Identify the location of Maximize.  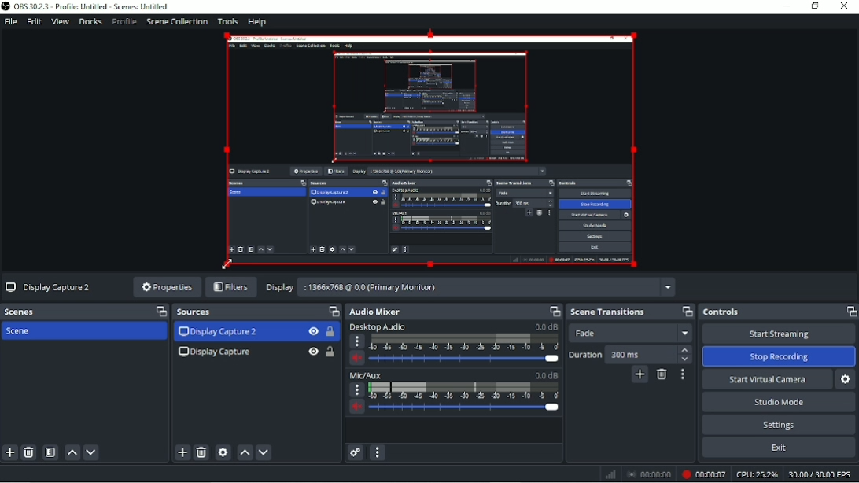
(684, 312).